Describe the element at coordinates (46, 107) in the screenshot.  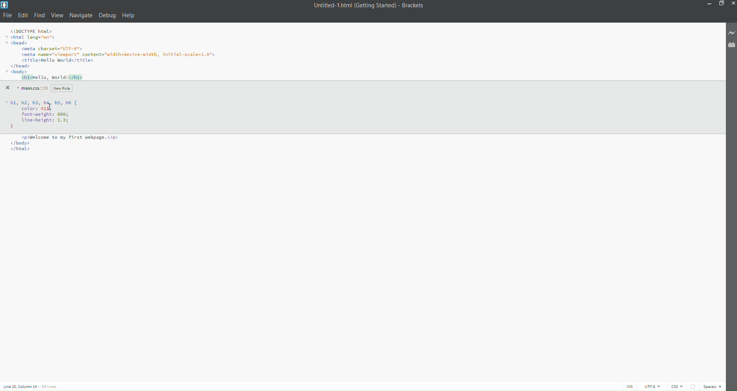
I see `Code` at that location.